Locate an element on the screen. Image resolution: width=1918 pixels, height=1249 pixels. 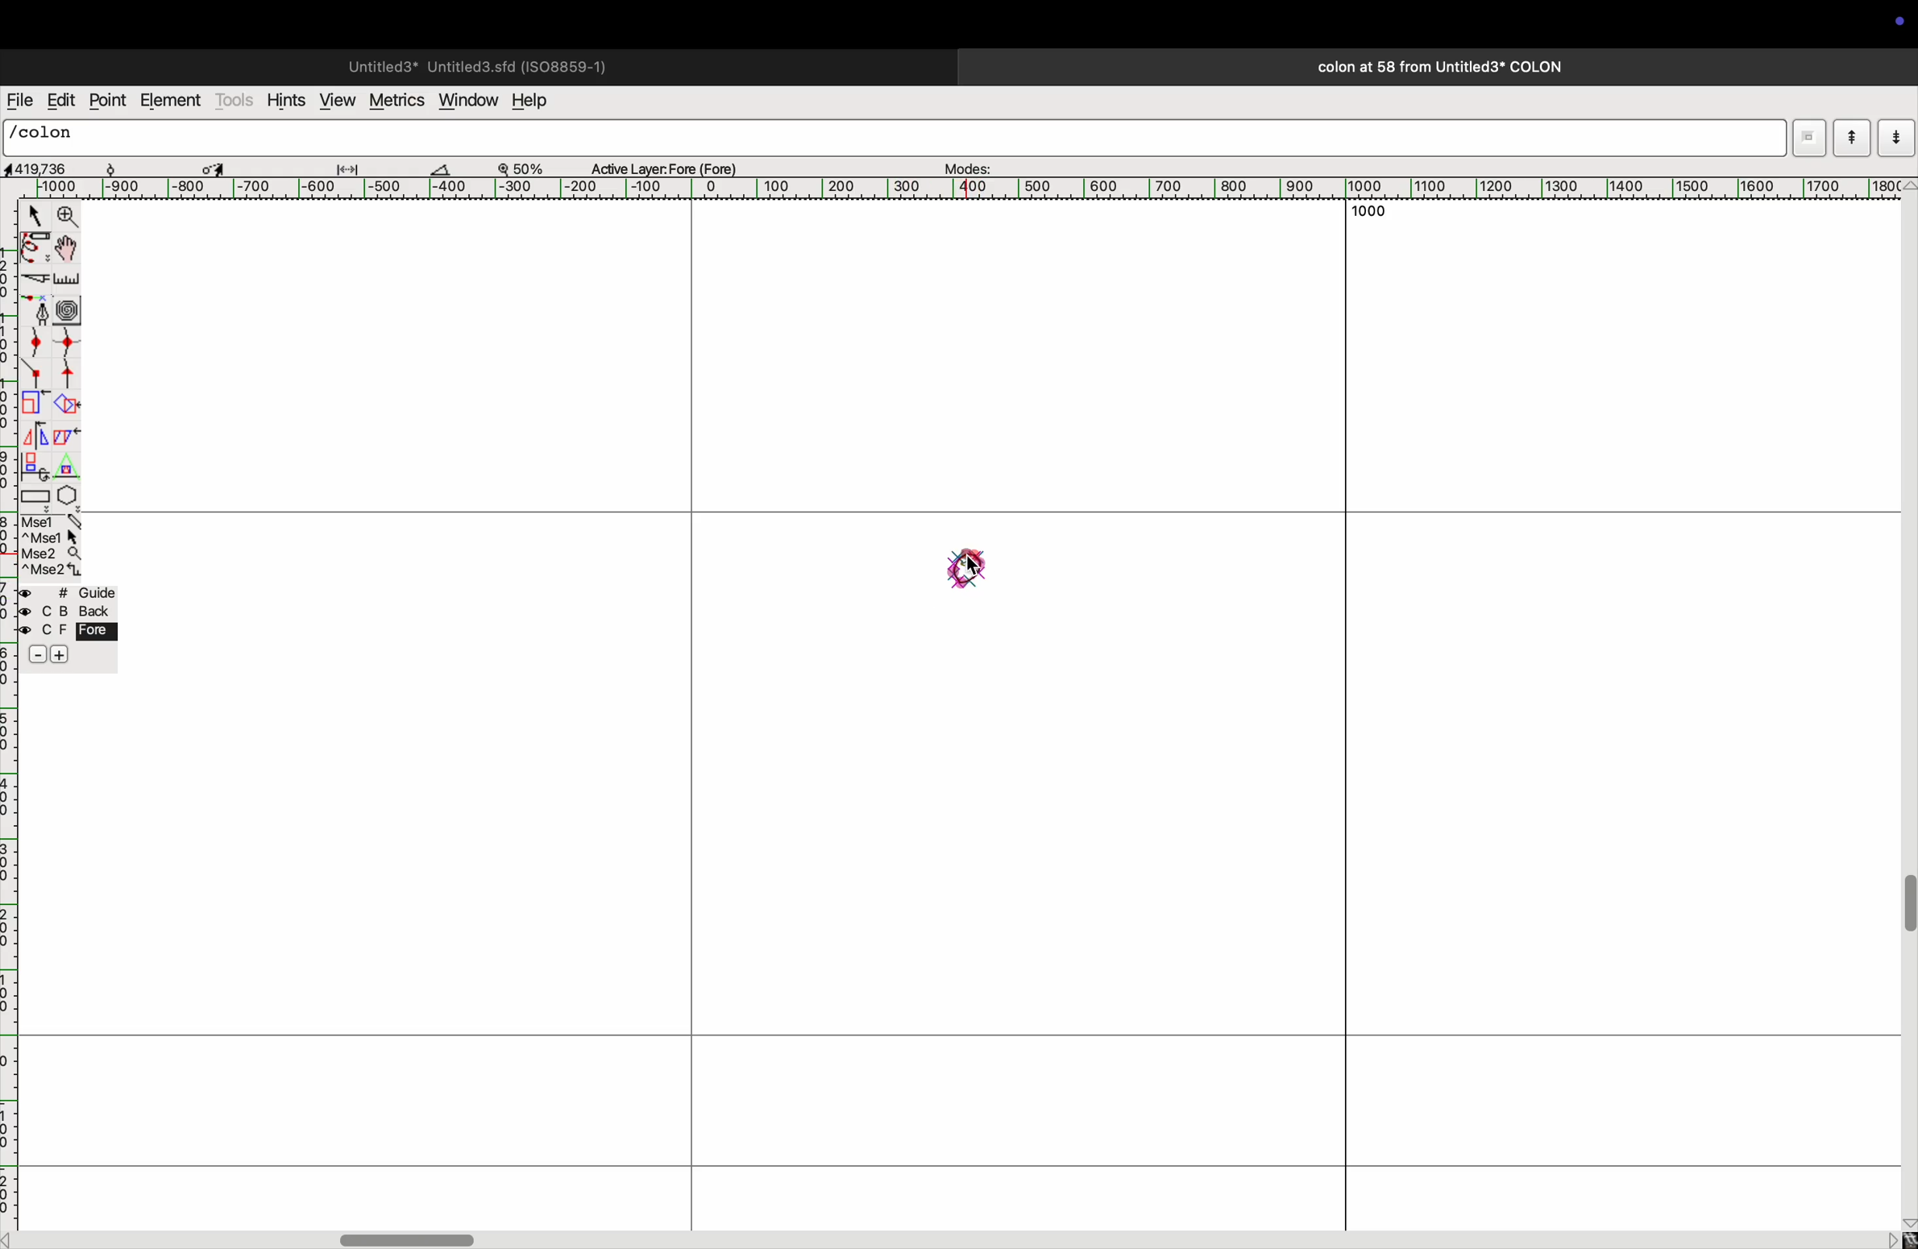
knife is located at coordinates (34, 281).